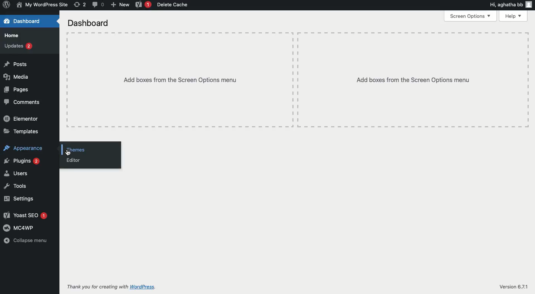 The image size is (535, 294). I want to click on Templates, so click(21, 132).